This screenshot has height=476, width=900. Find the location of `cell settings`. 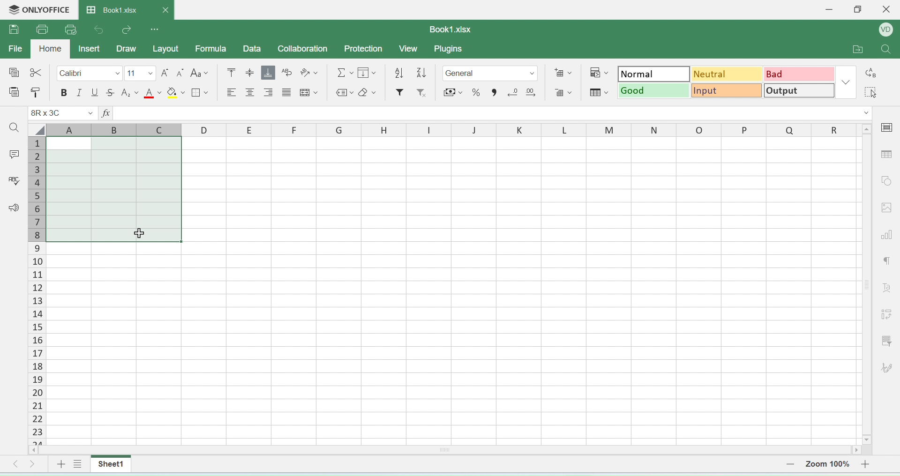

cell settings is located at coordinates (889, 129).